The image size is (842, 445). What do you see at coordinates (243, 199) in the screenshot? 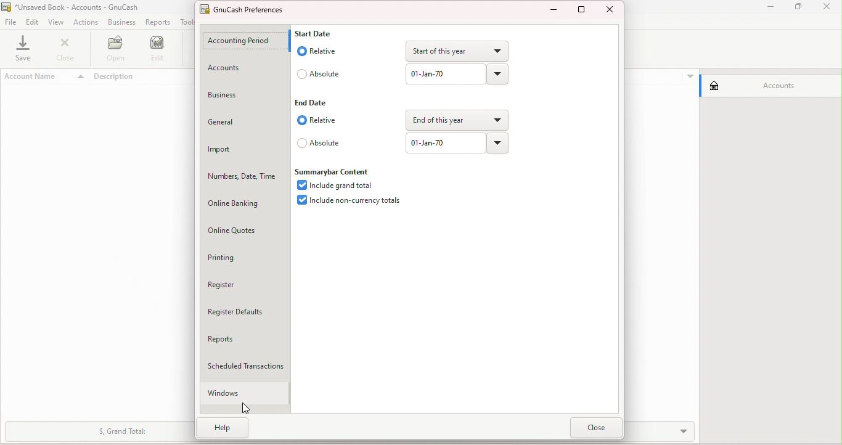
I see `Online banking` at bounding box center [243, 199].